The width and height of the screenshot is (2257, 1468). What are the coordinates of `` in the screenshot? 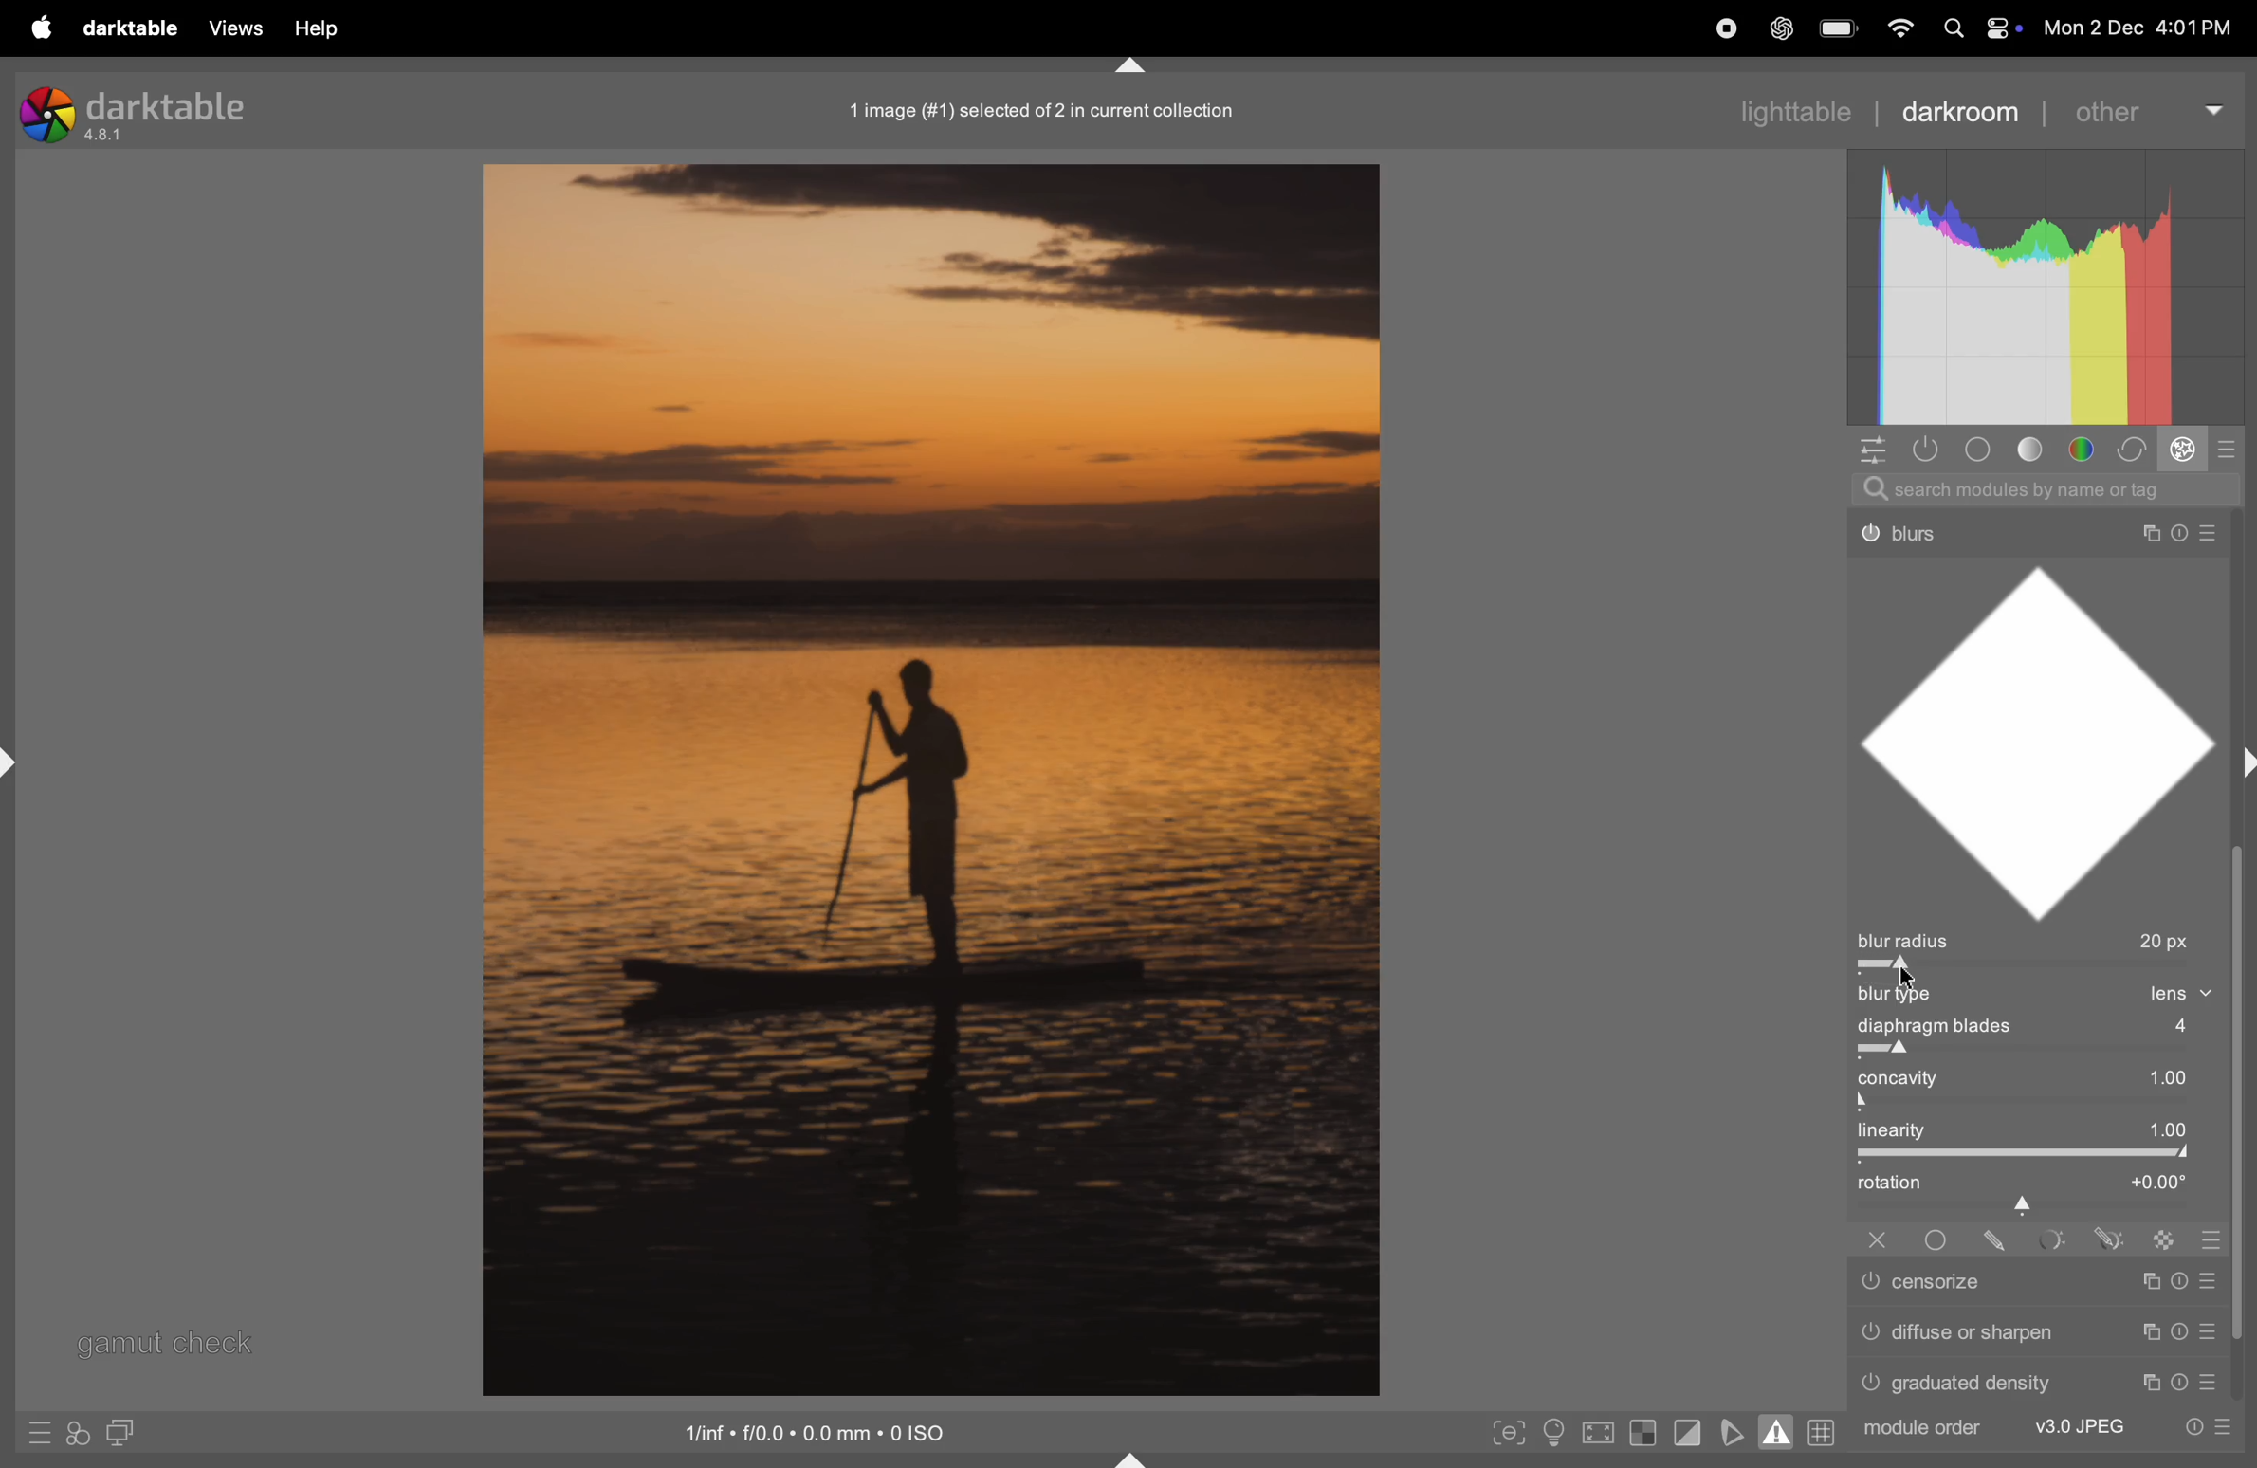 It's located at (2034, 1333).